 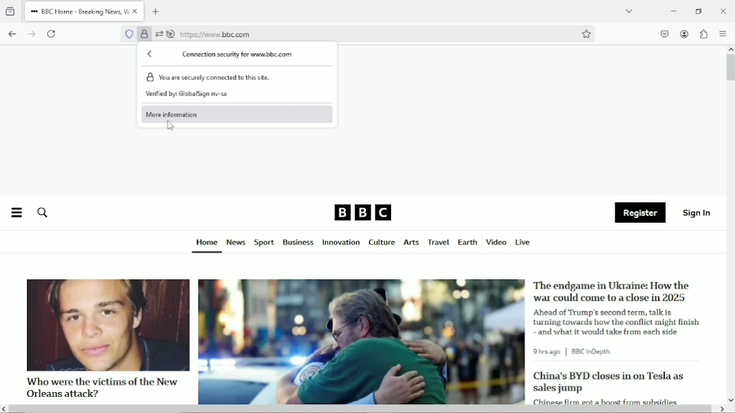 I want to click on Live, so click(x=523, y=241).